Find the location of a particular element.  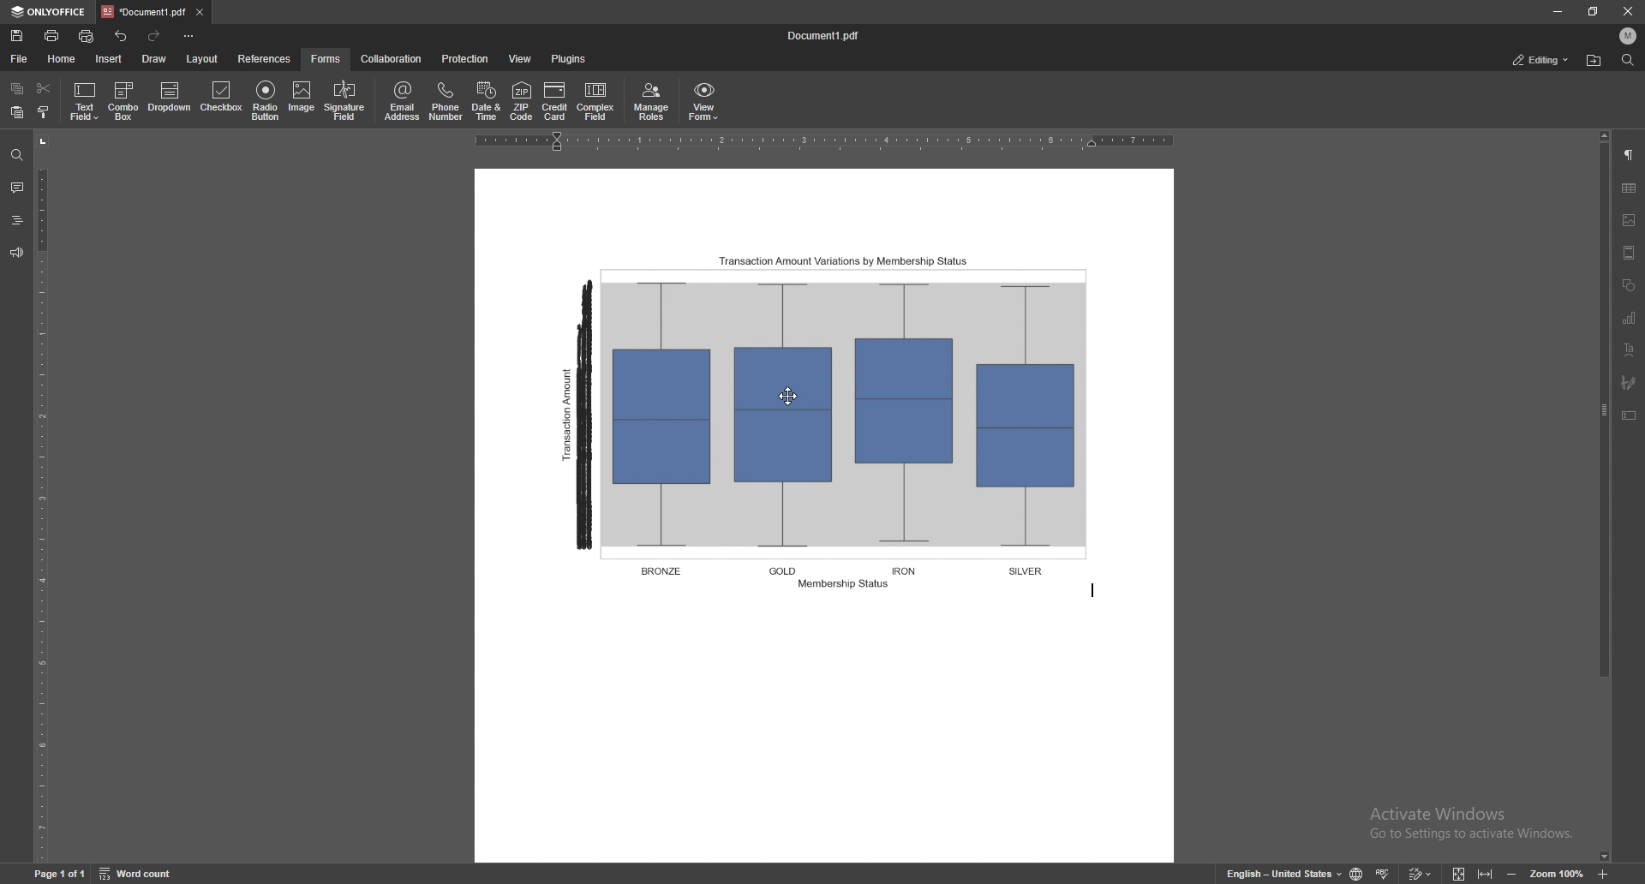

copy is located at coordinates (17, 89).